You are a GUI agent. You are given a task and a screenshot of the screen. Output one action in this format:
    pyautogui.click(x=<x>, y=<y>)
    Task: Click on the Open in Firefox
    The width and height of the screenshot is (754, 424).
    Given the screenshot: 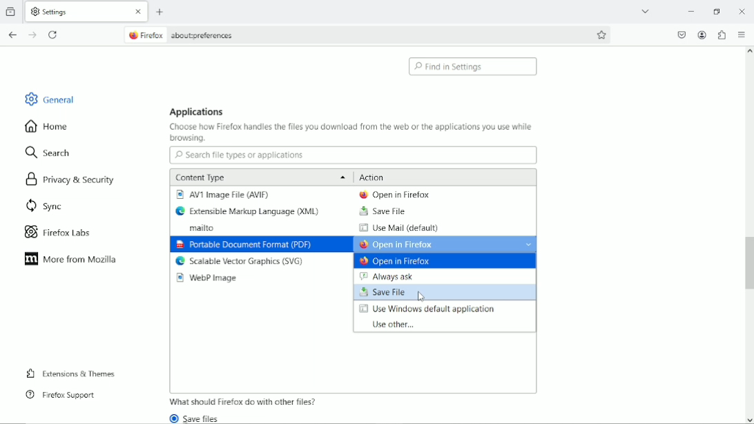 What is the action you would take?
    pyautogui.click(x=446, y=244)
    